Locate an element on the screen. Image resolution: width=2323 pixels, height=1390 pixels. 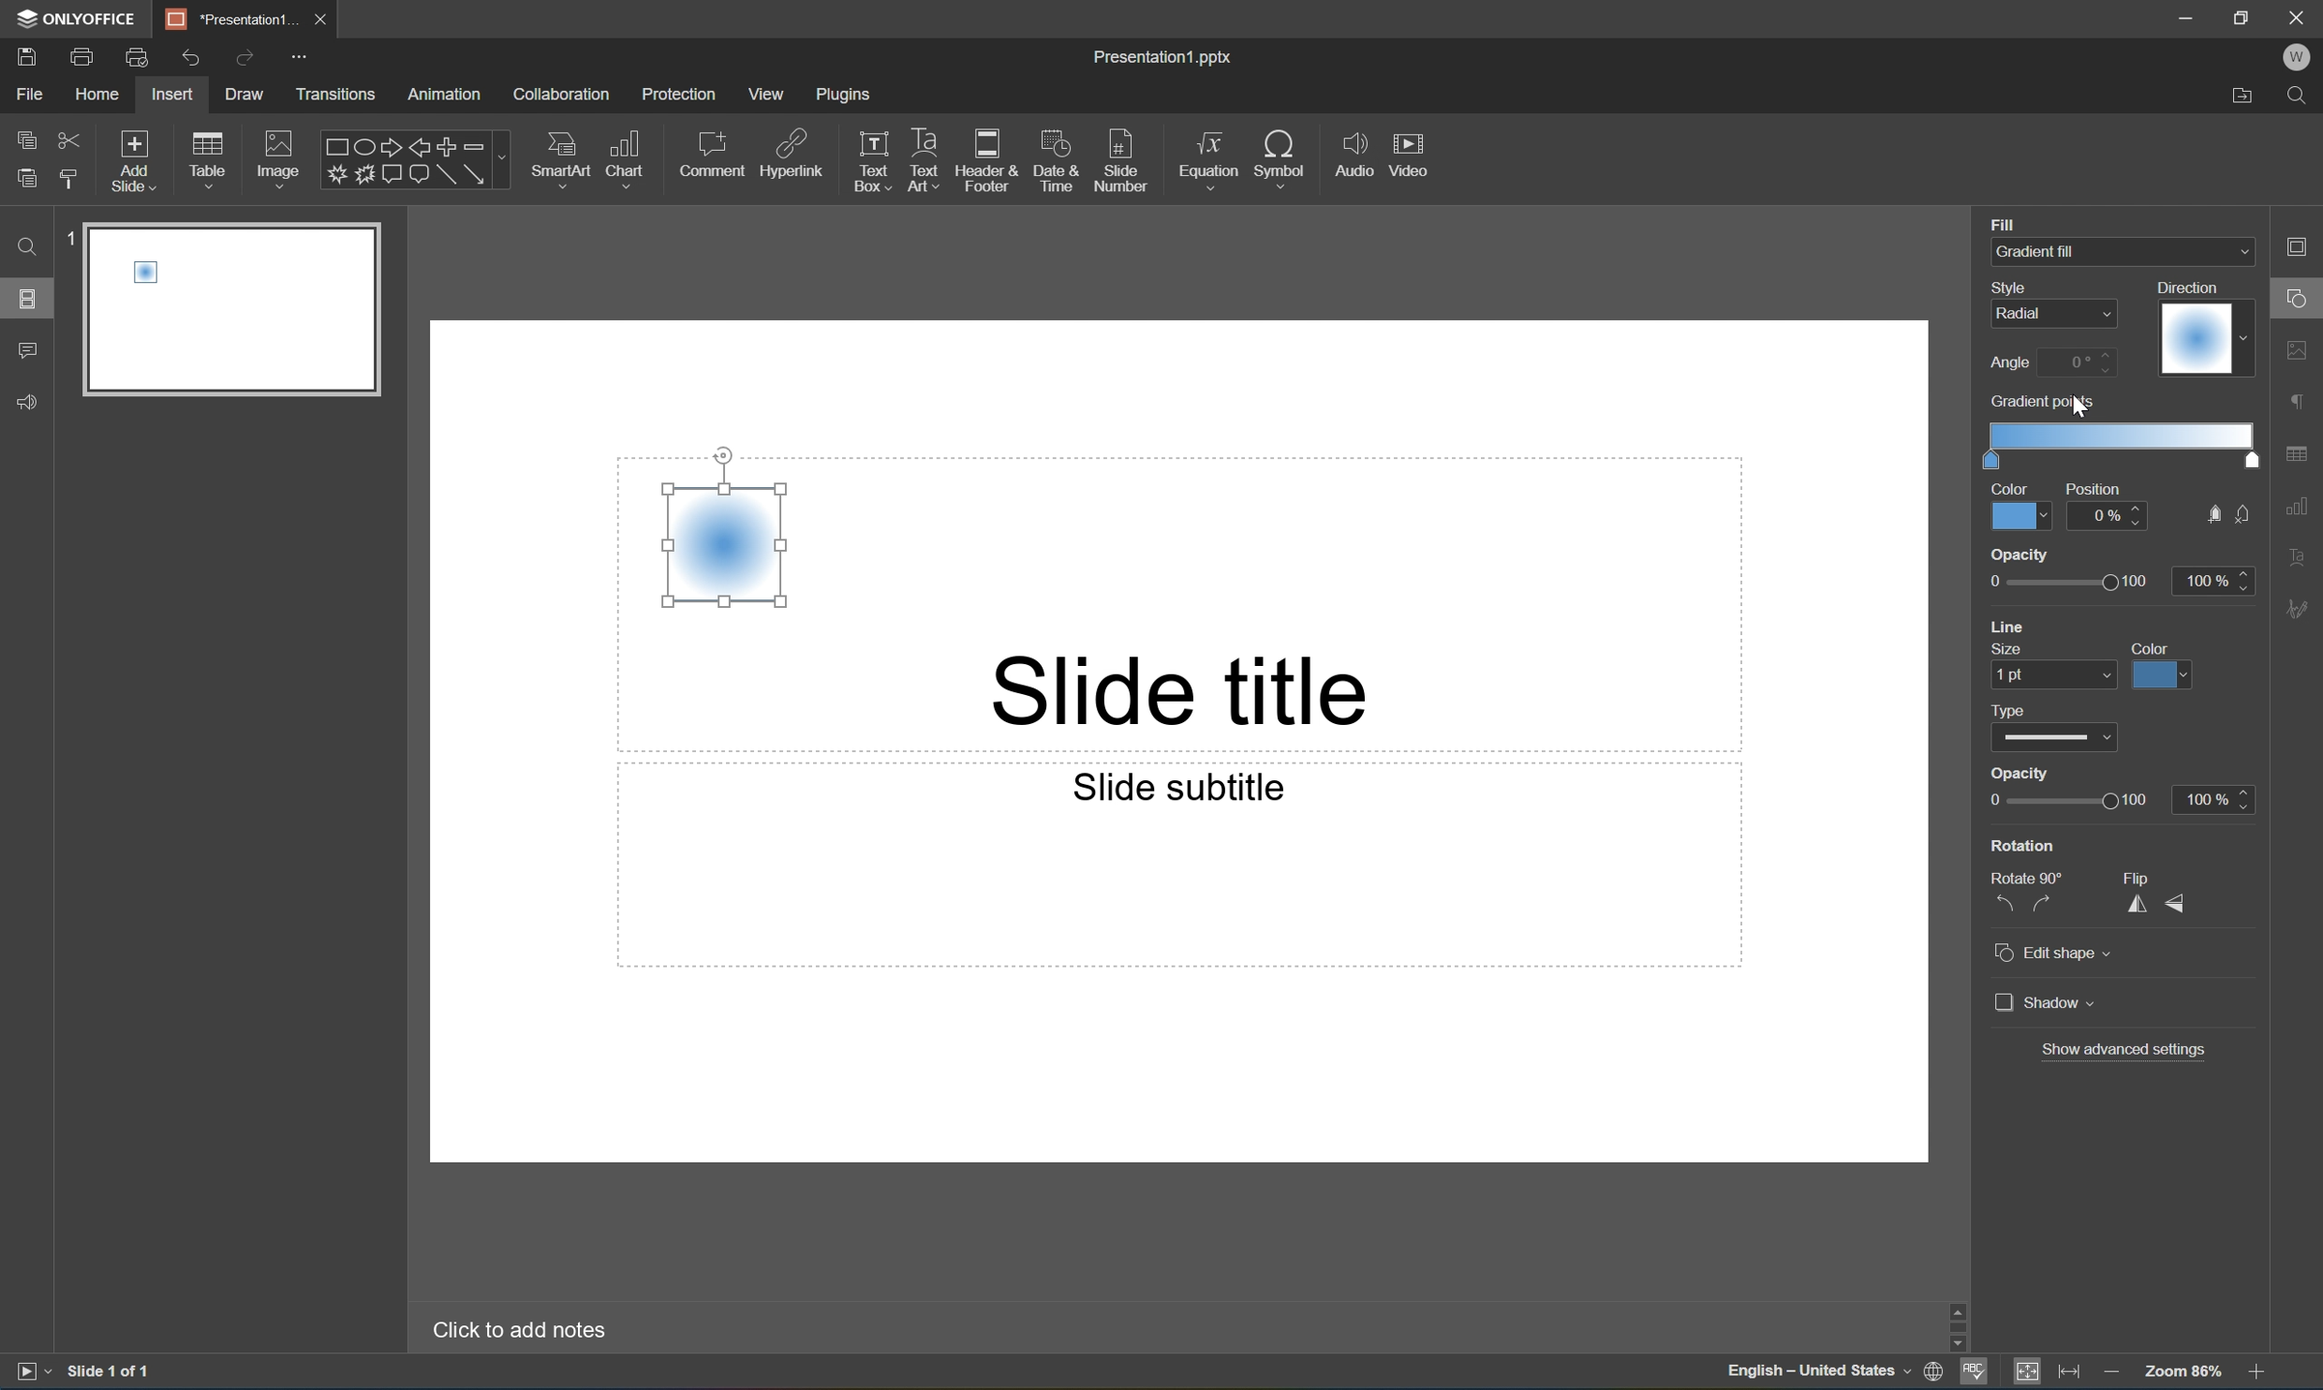
File is located at coordinates (29, 94).